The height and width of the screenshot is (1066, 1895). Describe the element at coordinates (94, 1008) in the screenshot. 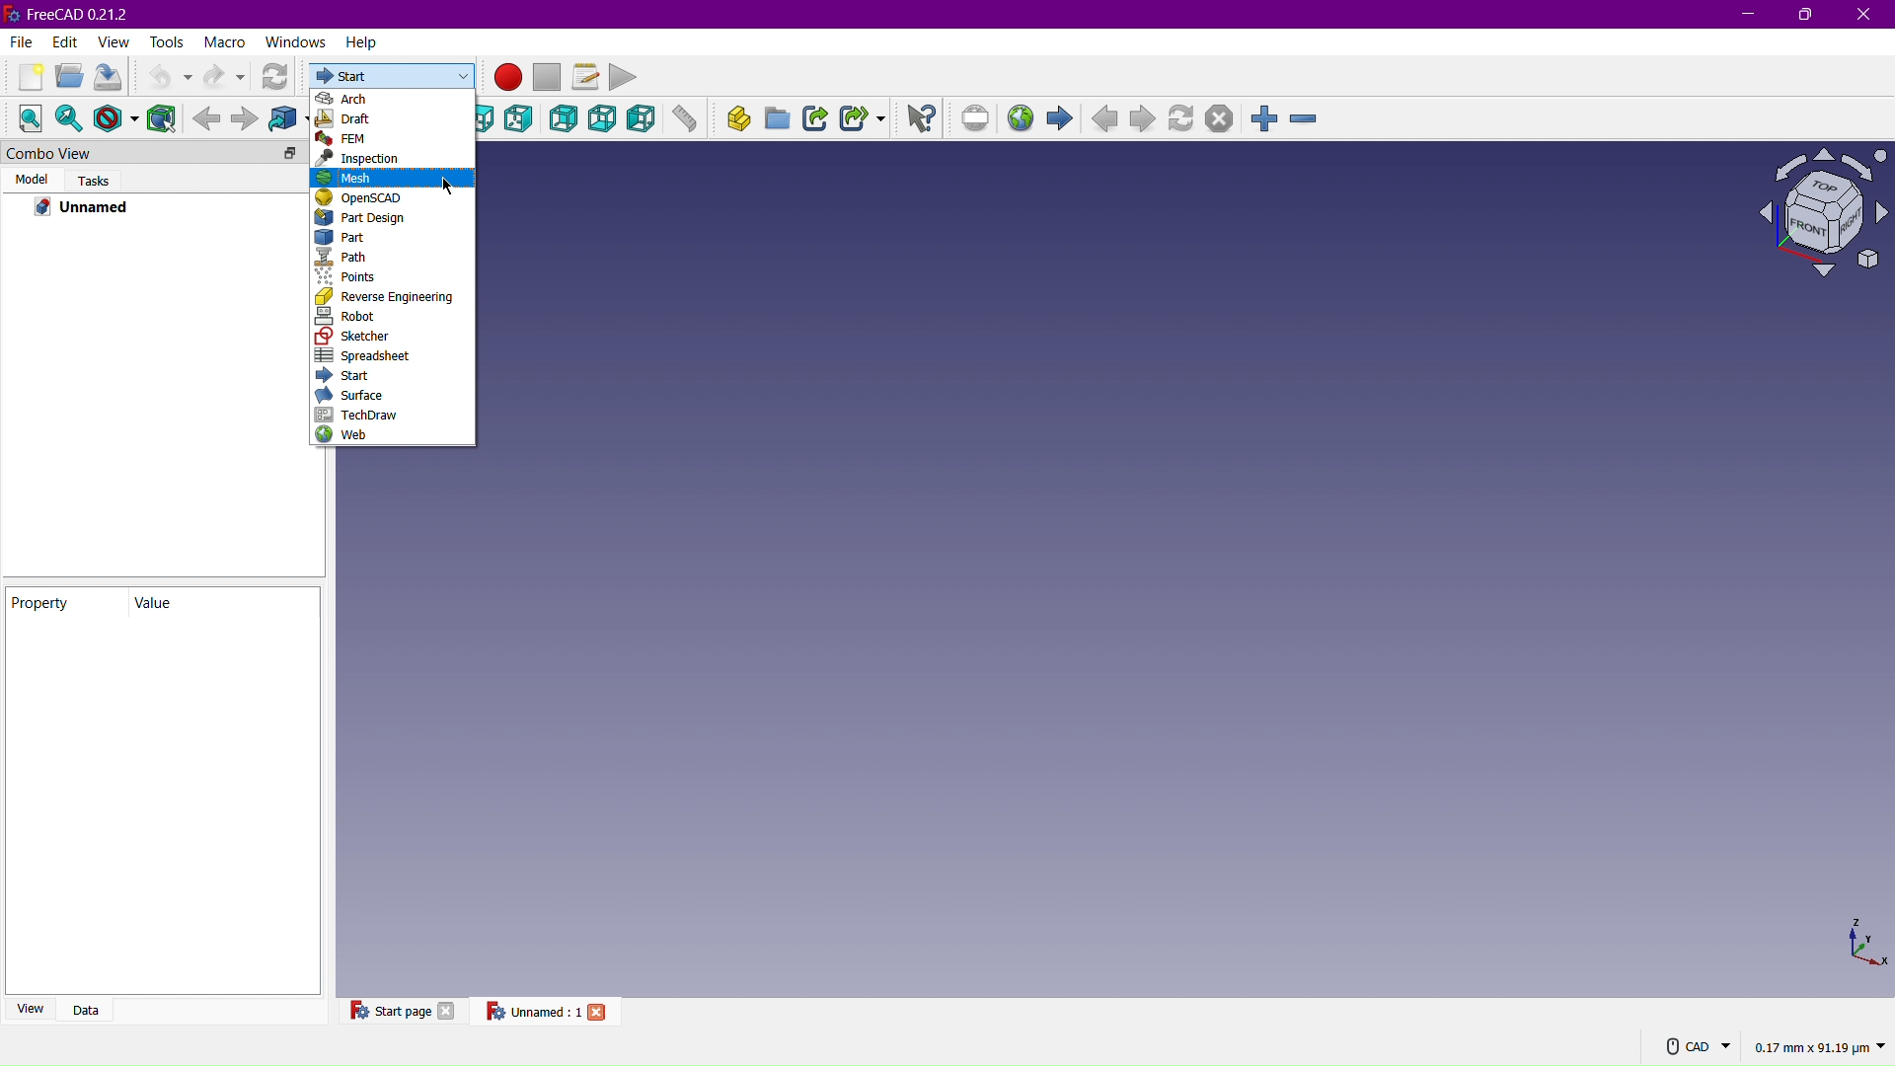

I see `Data` at that location.